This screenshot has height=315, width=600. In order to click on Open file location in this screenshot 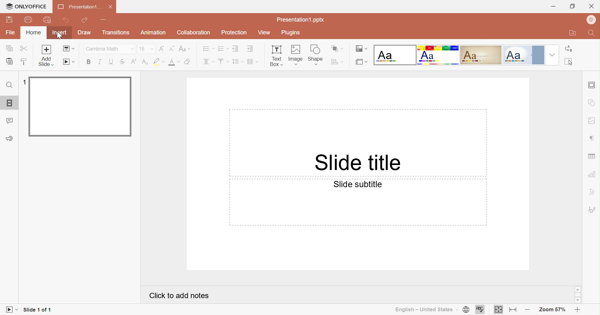, I will do `click(573, 34)`.